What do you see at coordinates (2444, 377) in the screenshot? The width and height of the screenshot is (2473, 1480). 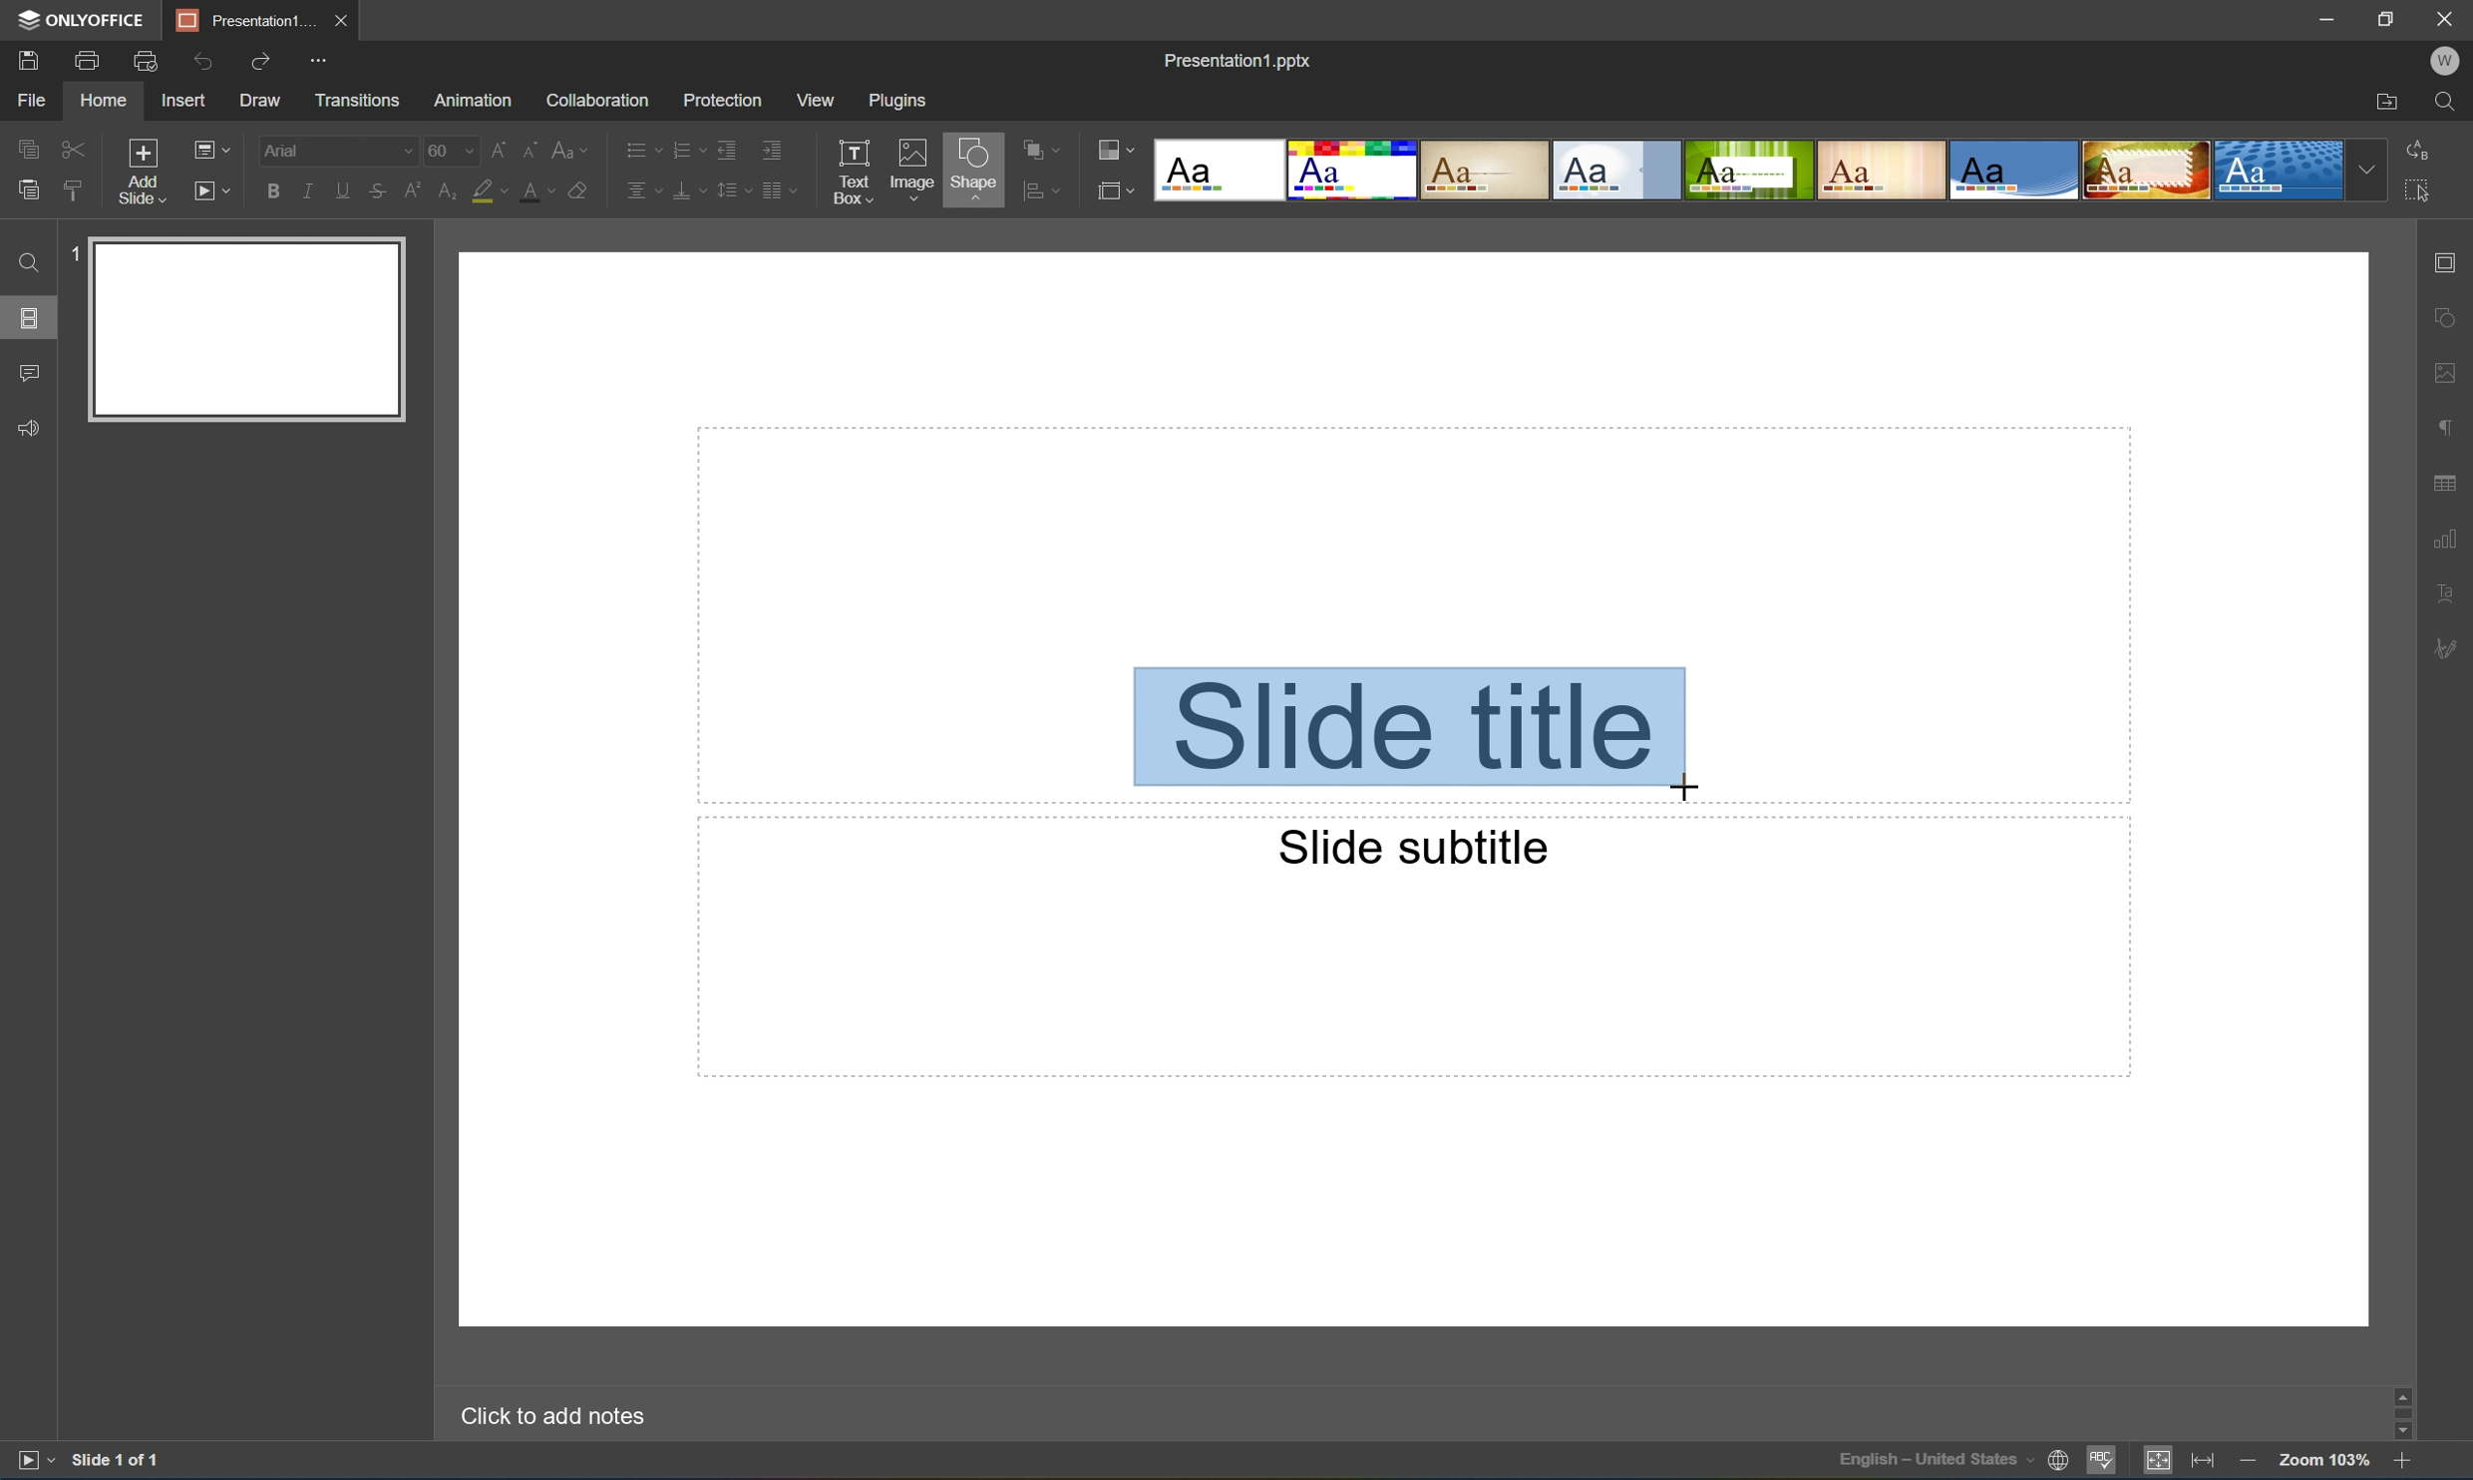 I see `image settings` at bounding box center [2444, 377].